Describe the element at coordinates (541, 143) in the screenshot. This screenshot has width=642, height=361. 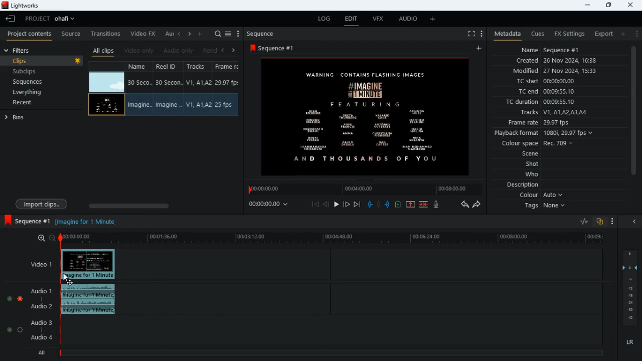
I see `colour space` at that location.